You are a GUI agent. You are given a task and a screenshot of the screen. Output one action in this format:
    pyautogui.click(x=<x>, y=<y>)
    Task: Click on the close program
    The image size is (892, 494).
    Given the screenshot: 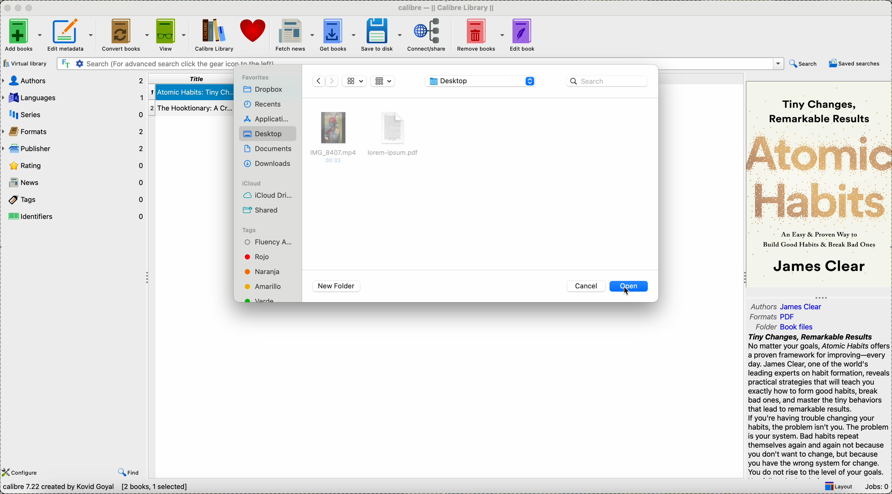 What is the action you would take?
    pyautogui.click(x=6, y=7)
    